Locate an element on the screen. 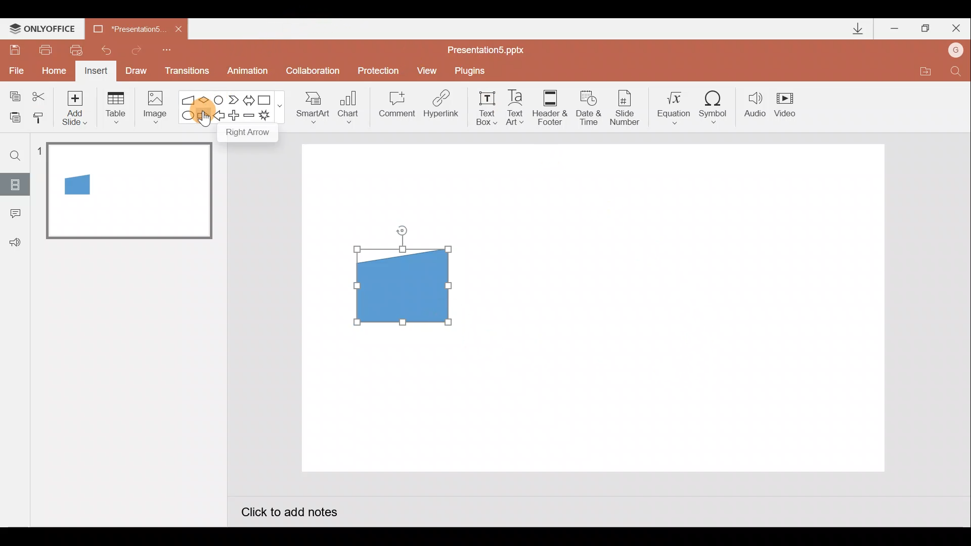 The height and width of the screenshot is (546, 971). Ellipse is located at coordinates (186, 116).